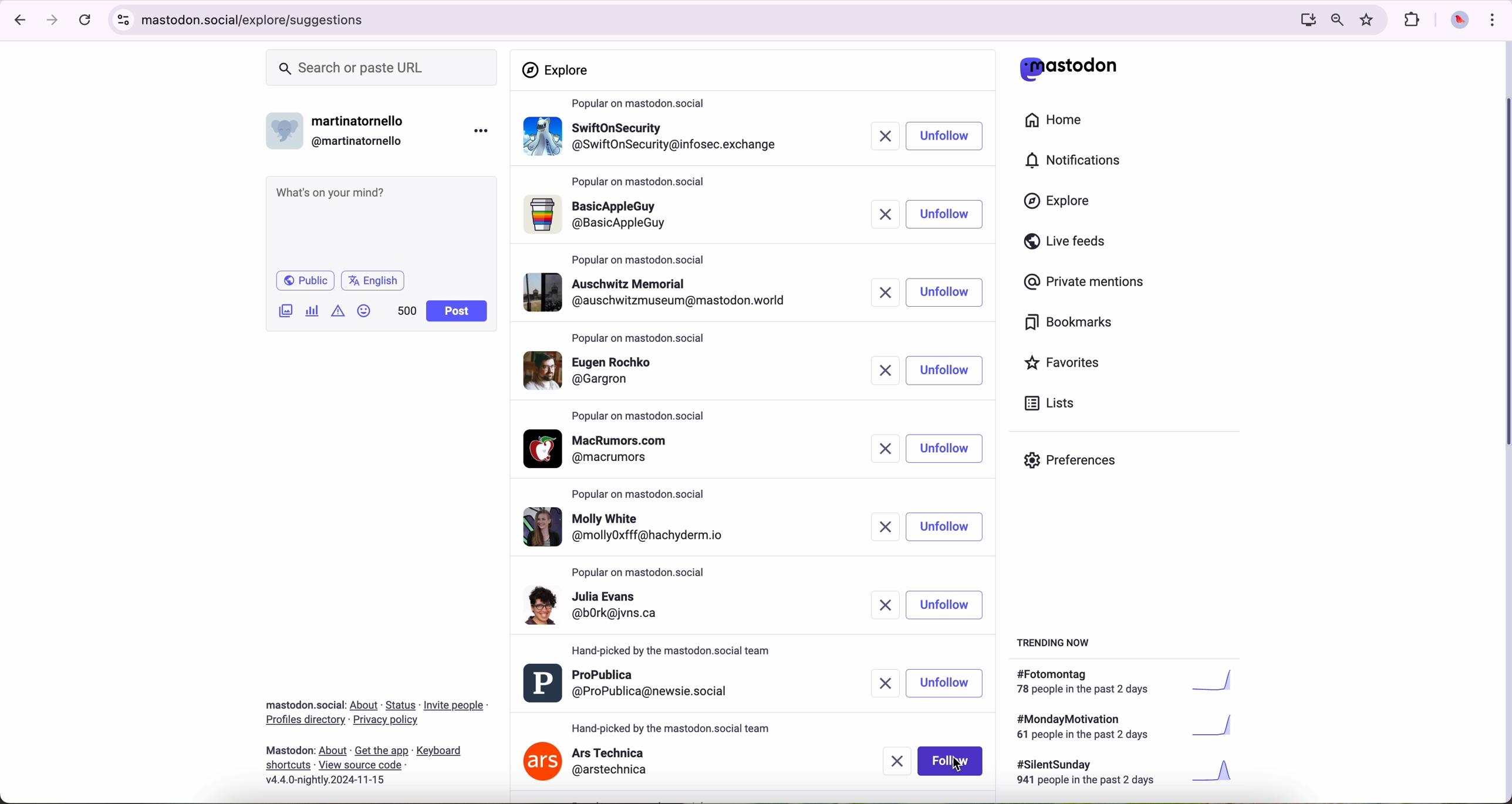  I want to click on ars technica profile, so click(587, 763).